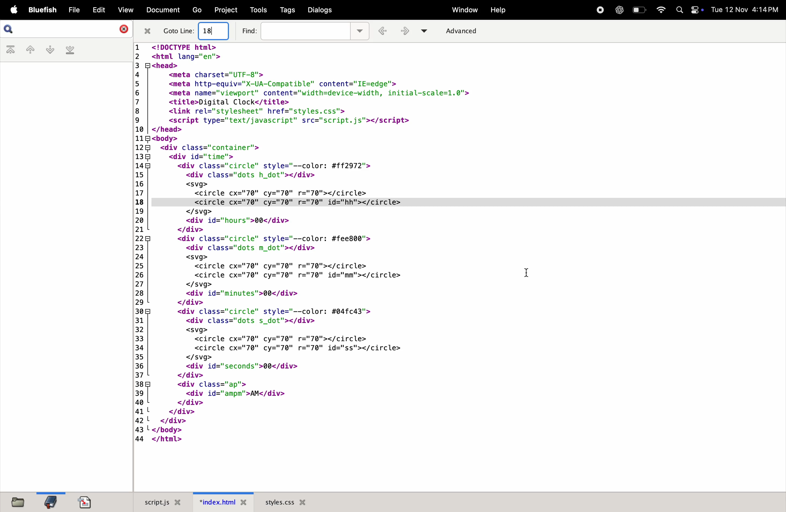 The height and width of the screenshot is (512, 786). I want to click on window, so click(462, 10).